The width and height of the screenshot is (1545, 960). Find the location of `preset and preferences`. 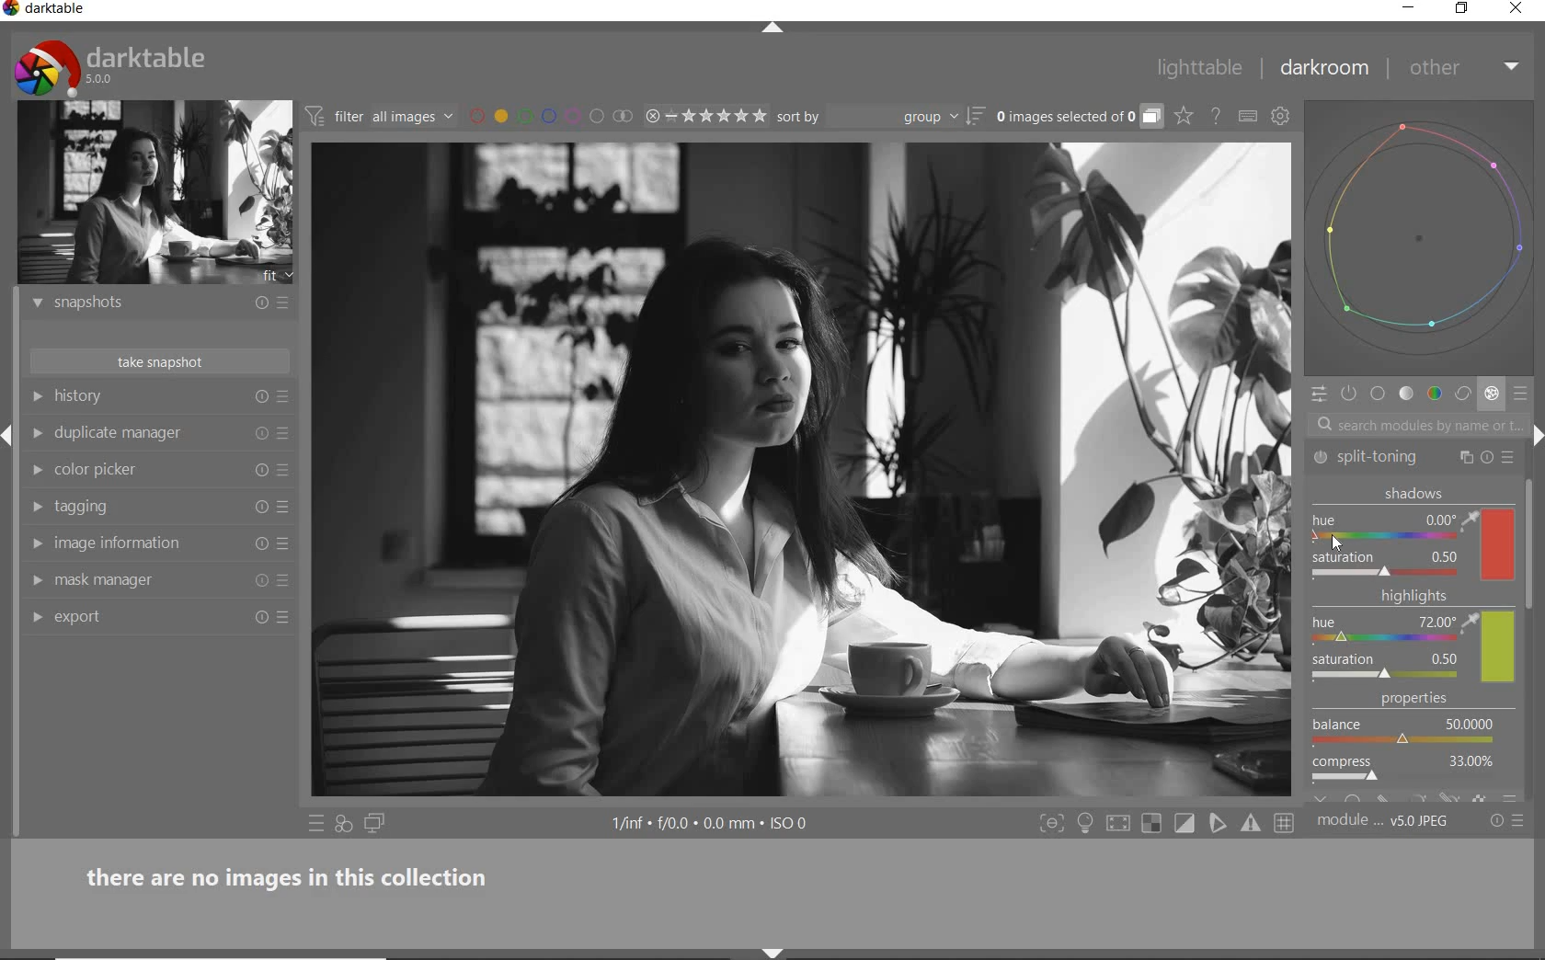

preset and preferences is located at coordinates (286, 508).